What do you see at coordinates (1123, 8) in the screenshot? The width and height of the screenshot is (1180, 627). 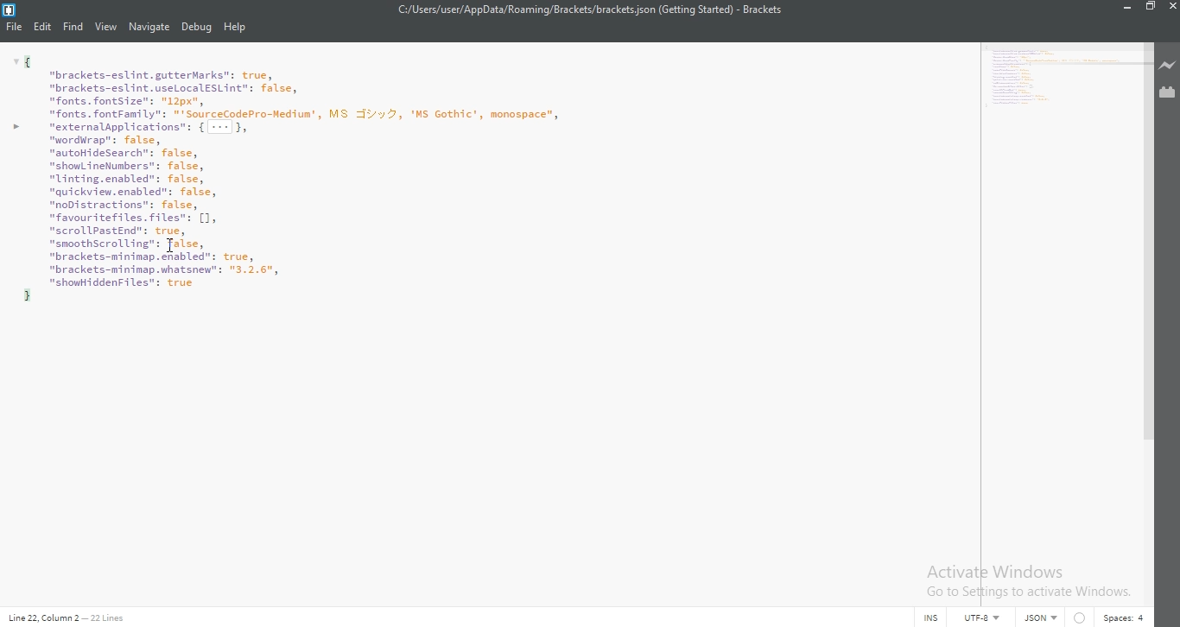 I see `Minimize` at bounding box center [1123, 8].